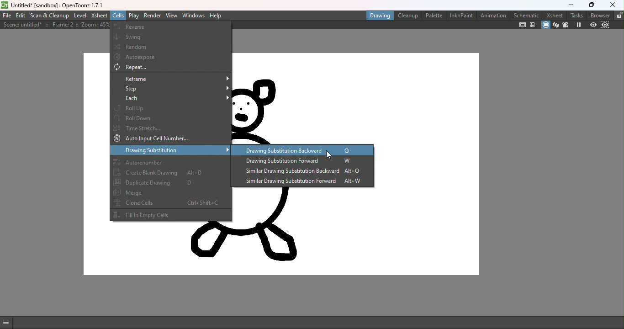 The width and height of the screenshot is (624, 329). Describe the element at coordinates (460, 16) in the screenshot. I see `InknPaint` at that location.